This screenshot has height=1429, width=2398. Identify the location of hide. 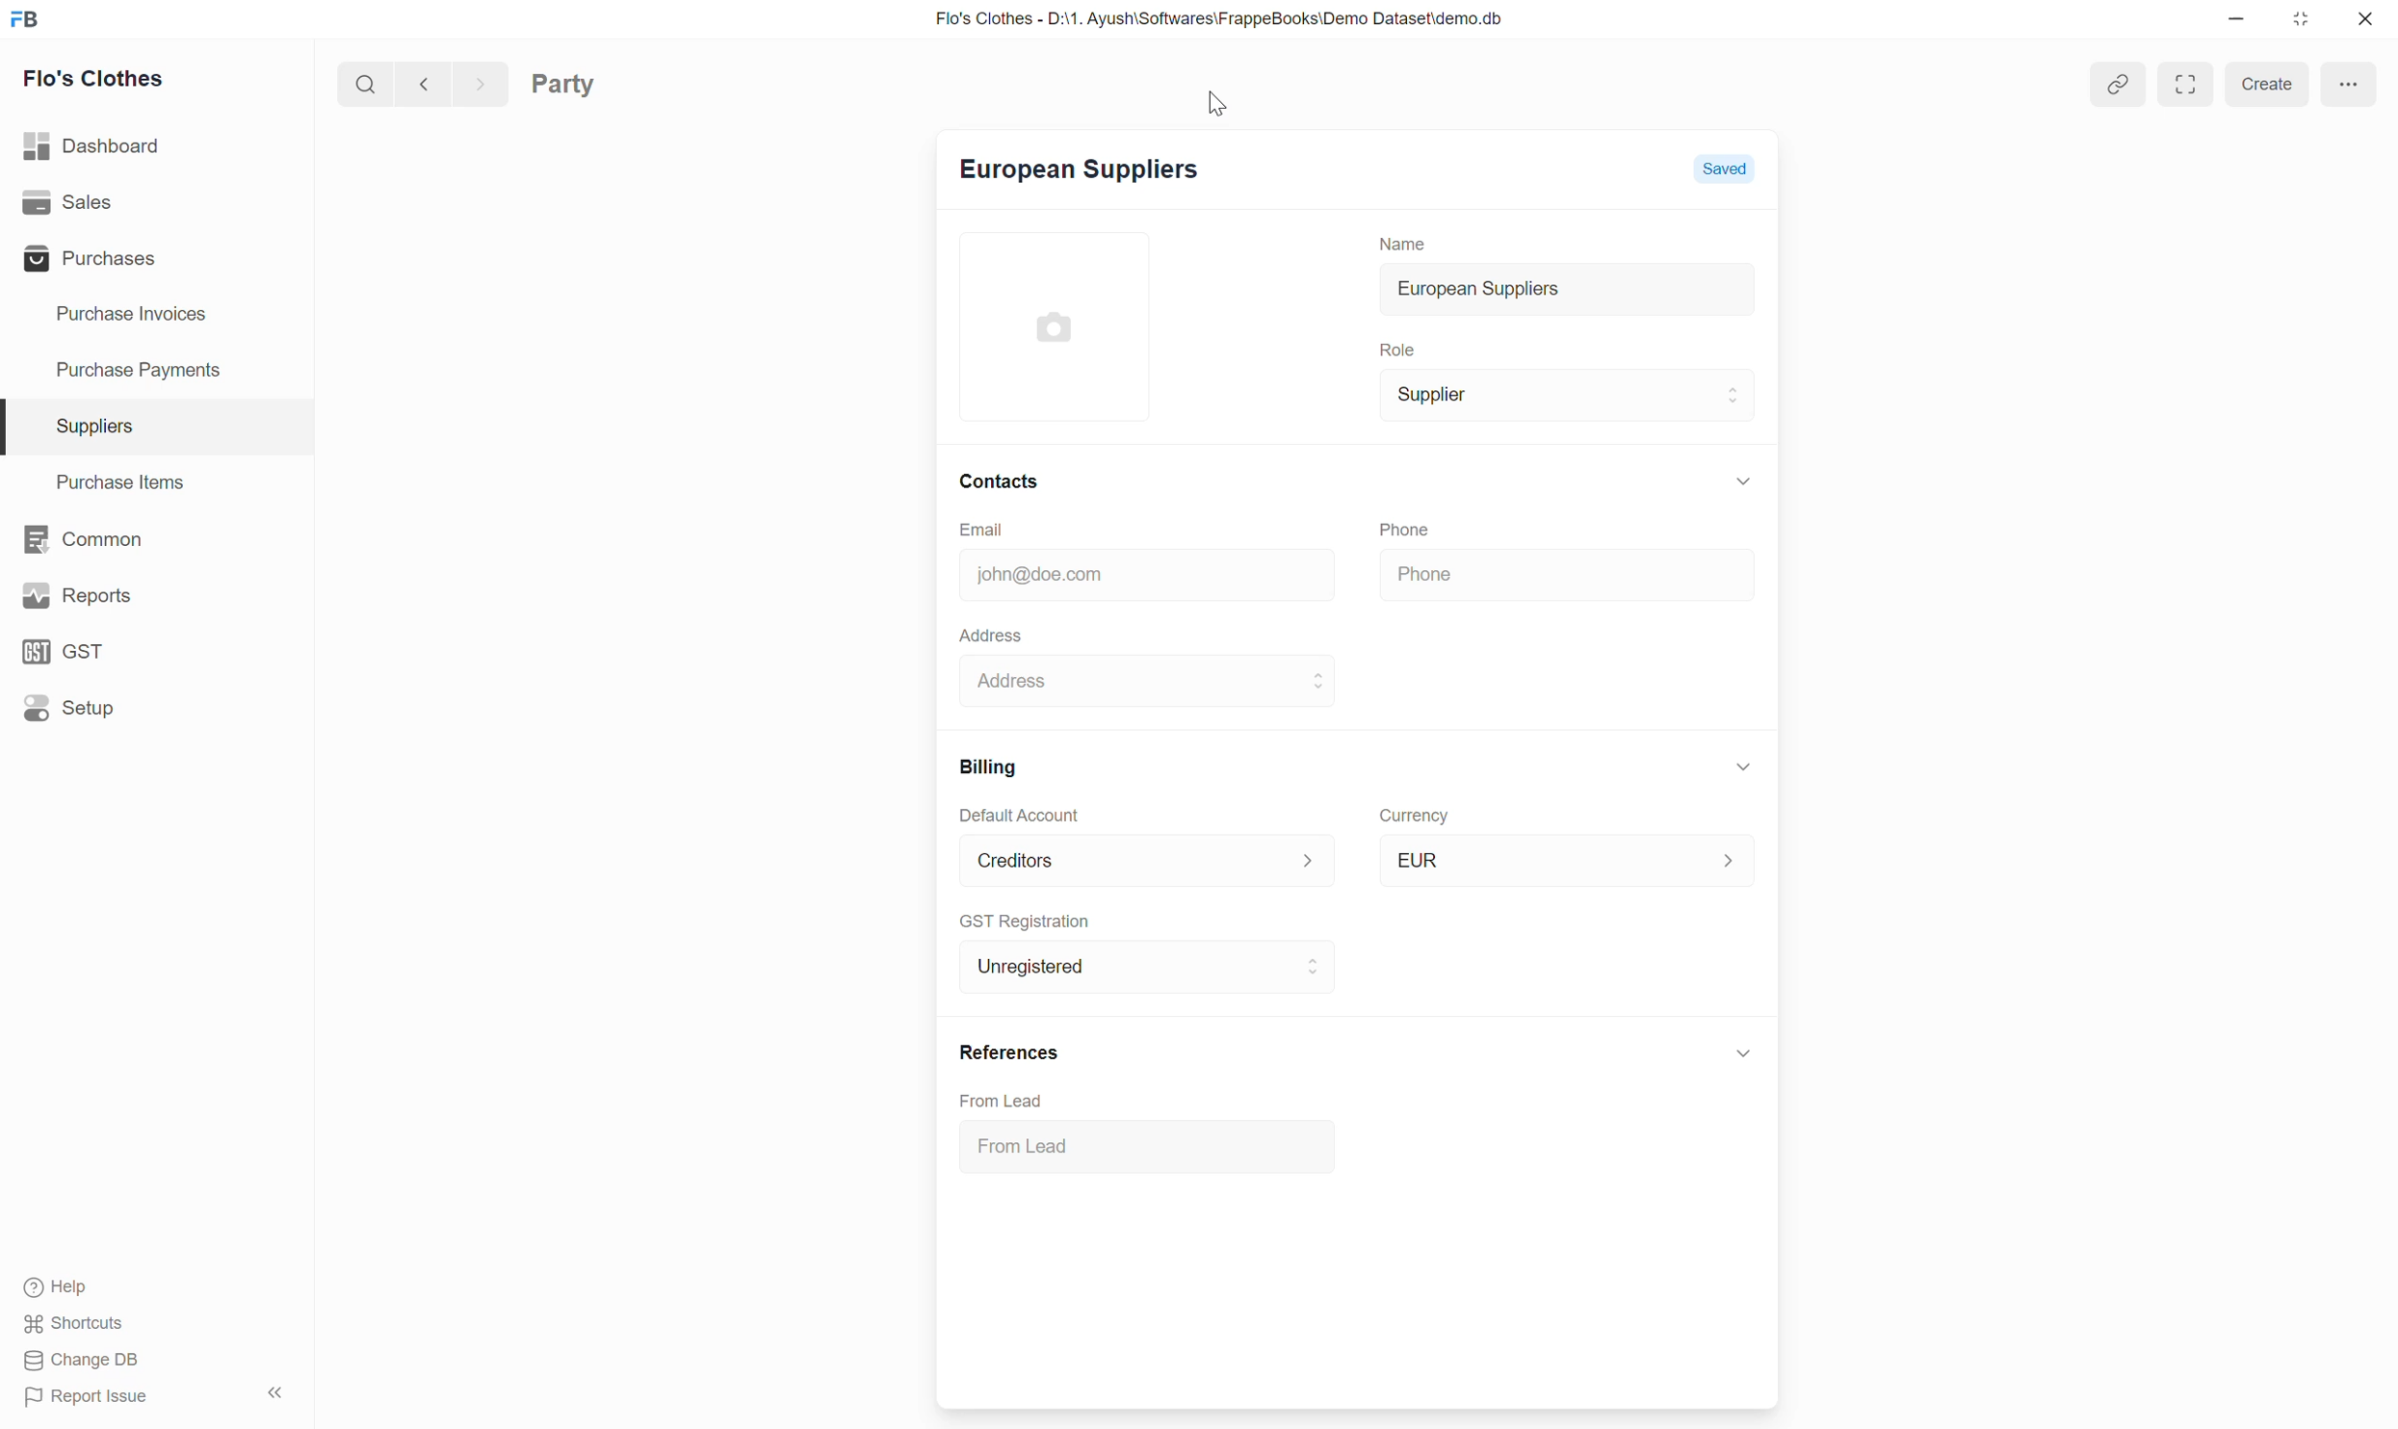
(269, 1391).